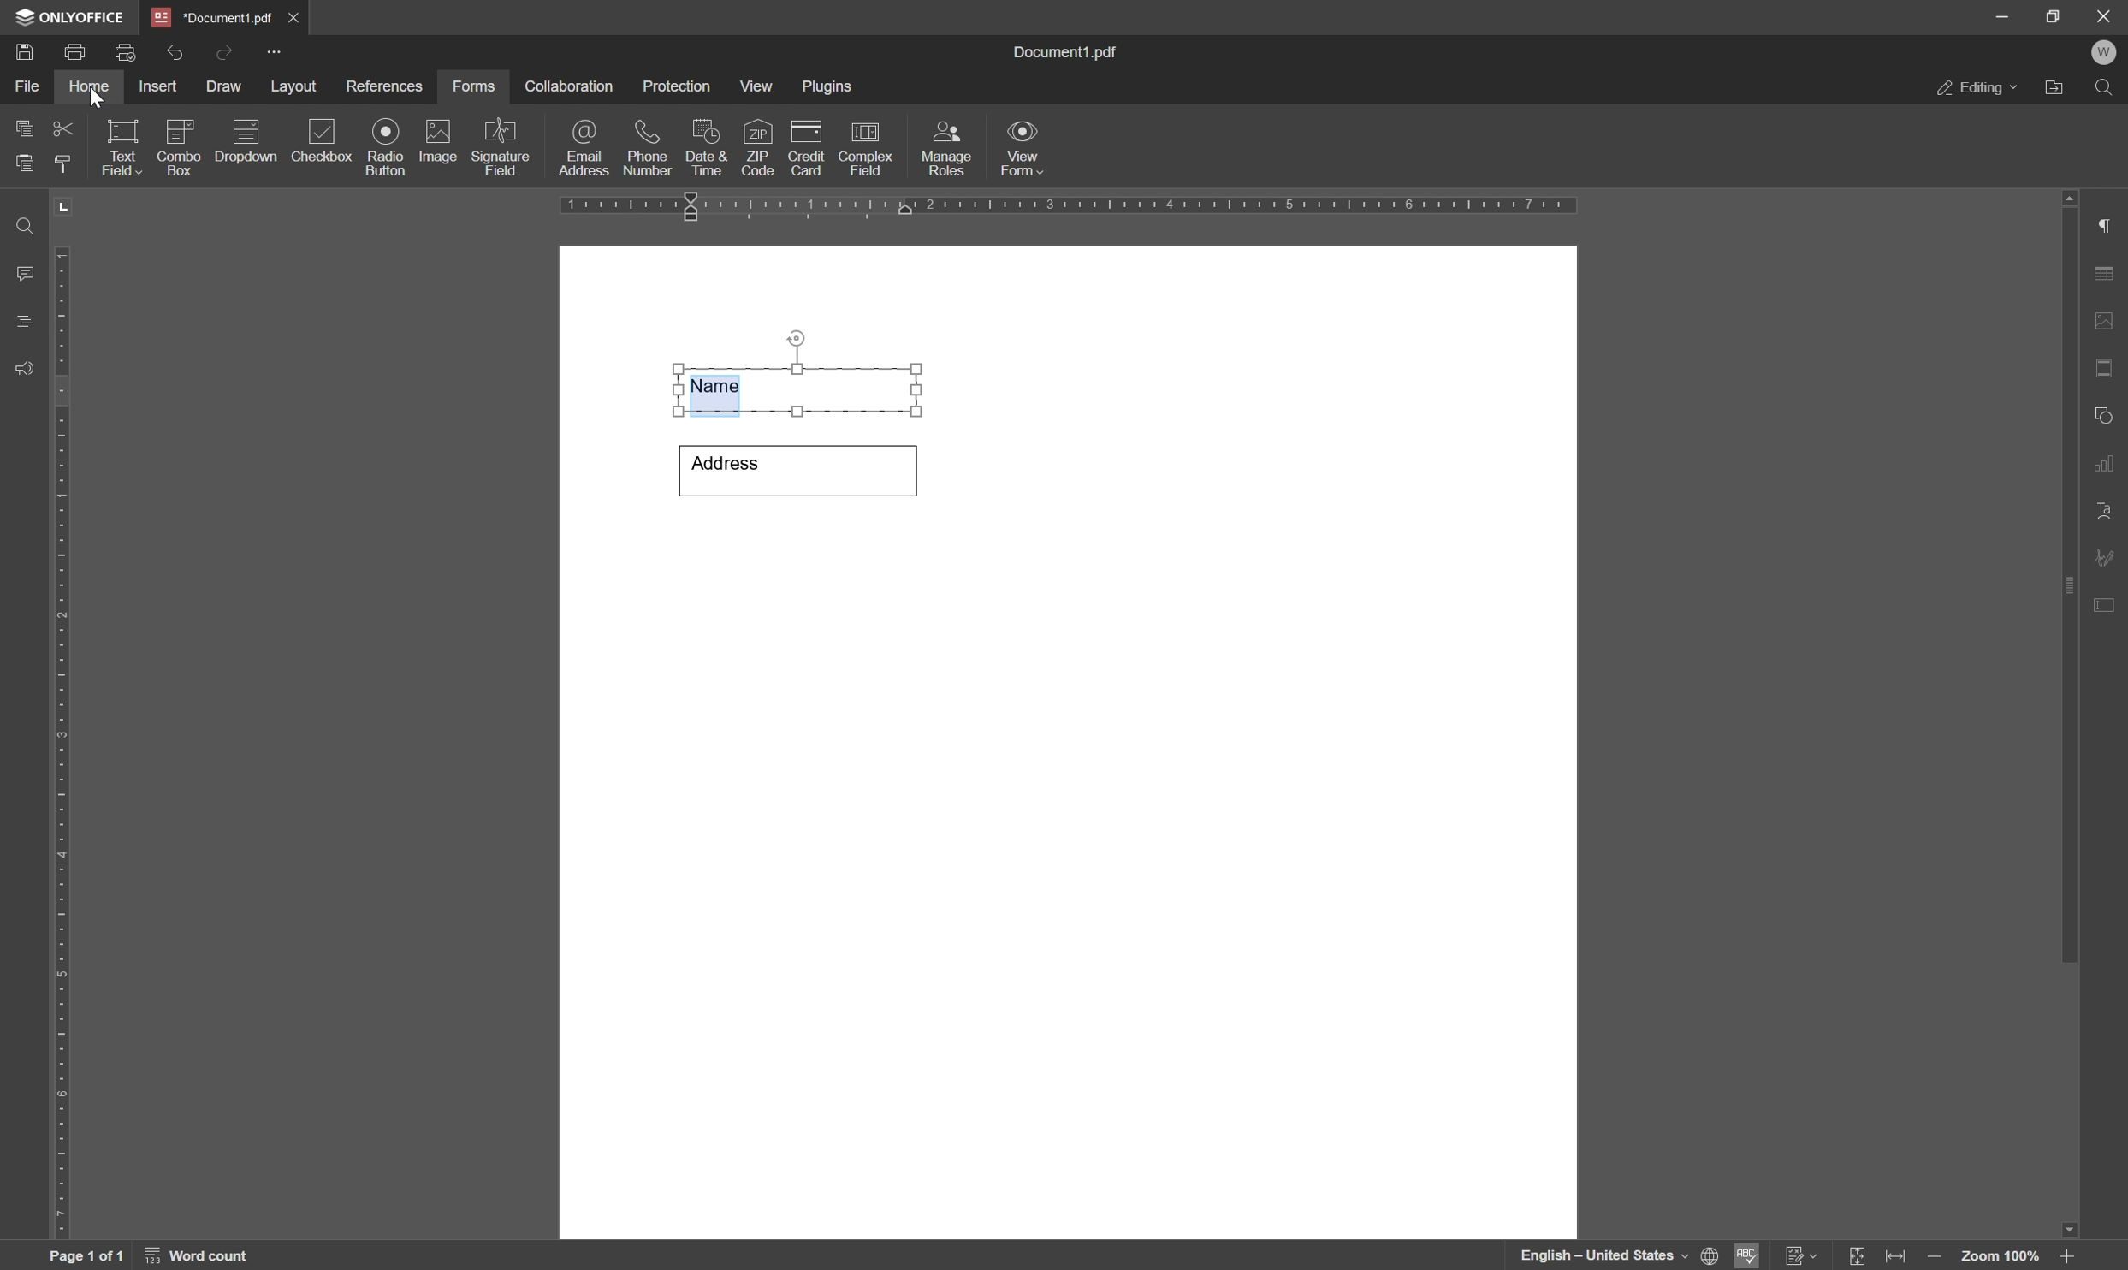 This screenshot has width=2128, height=1270. Describe the element at coordinates (223, 50) in the screenshot. I see `redo` at that location.